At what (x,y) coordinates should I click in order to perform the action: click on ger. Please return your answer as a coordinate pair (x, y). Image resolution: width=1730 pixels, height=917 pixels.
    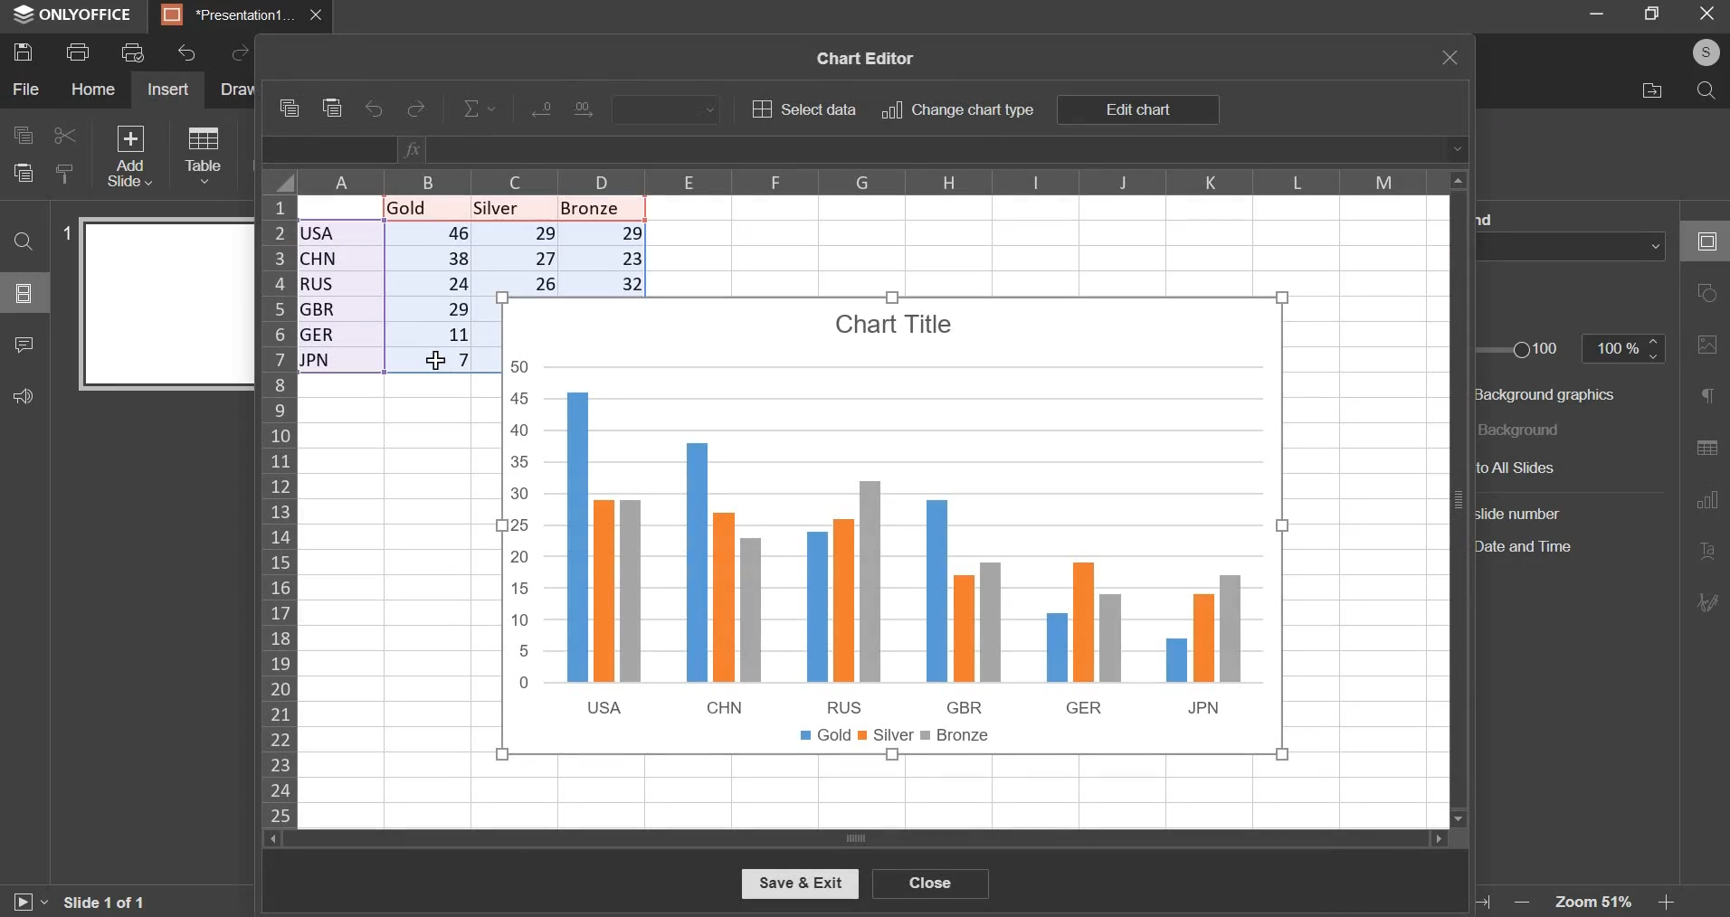
    Looking at the image, I should click on (337, 336).